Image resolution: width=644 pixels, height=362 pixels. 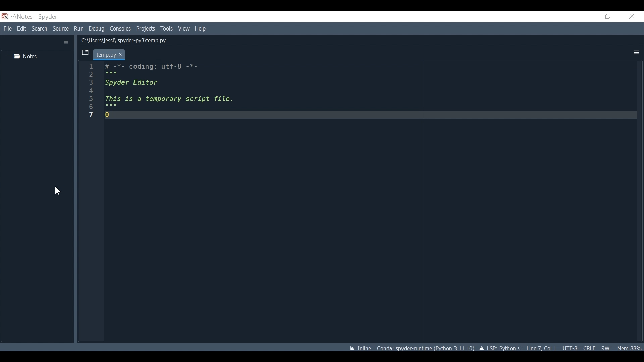 What do you see at coordinates (45, 17) in the screenshot?
I see `Spyder ` at bounding box center [45, 17].